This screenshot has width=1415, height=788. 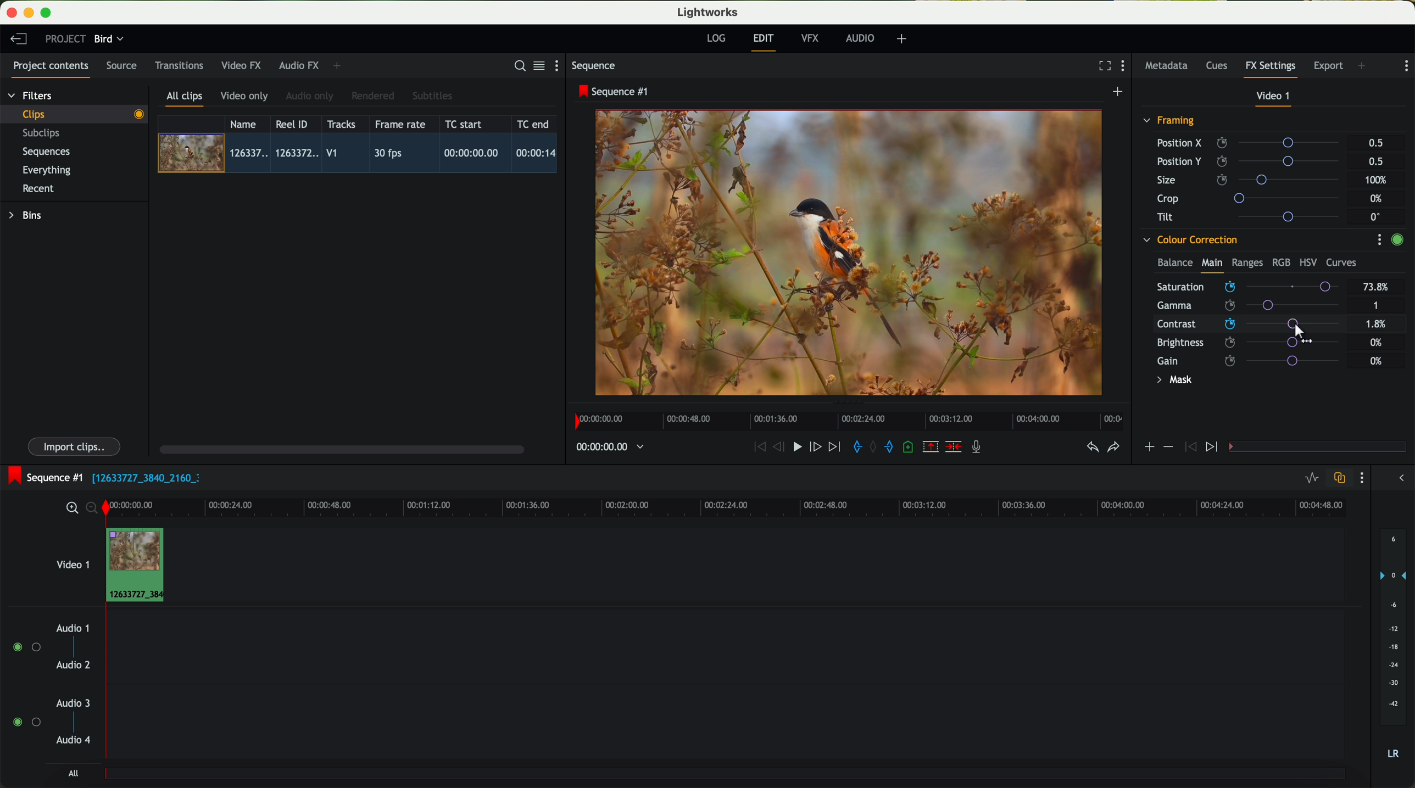 I want to click on icon, so click(x=1189, y=448).